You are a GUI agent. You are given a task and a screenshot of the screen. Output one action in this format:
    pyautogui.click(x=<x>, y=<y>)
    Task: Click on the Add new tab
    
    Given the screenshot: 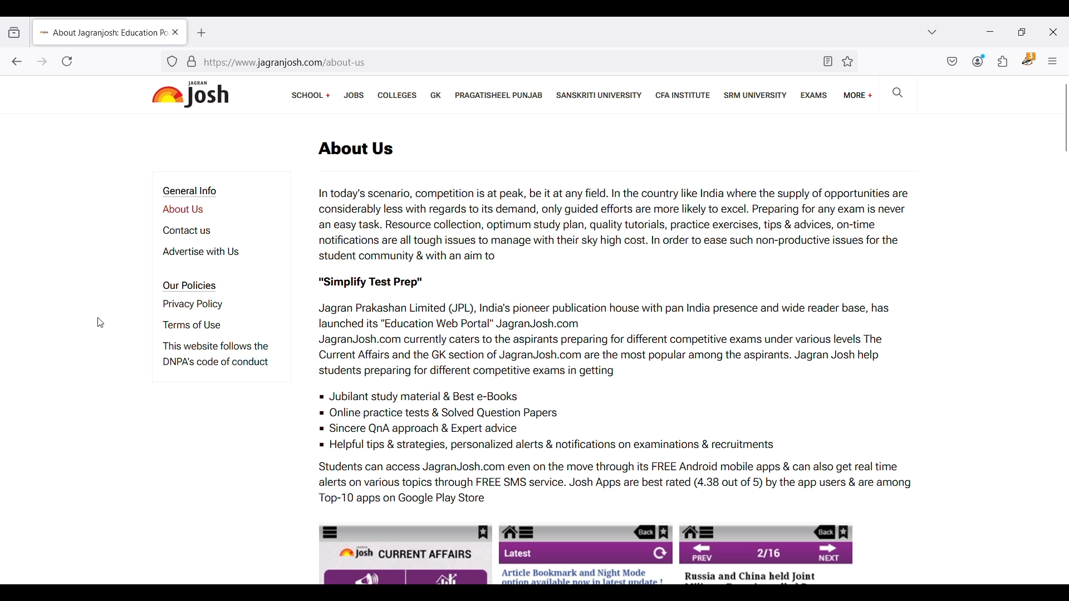 What is the action you would take?
    pyautogui.click(x=202, y=33)
    